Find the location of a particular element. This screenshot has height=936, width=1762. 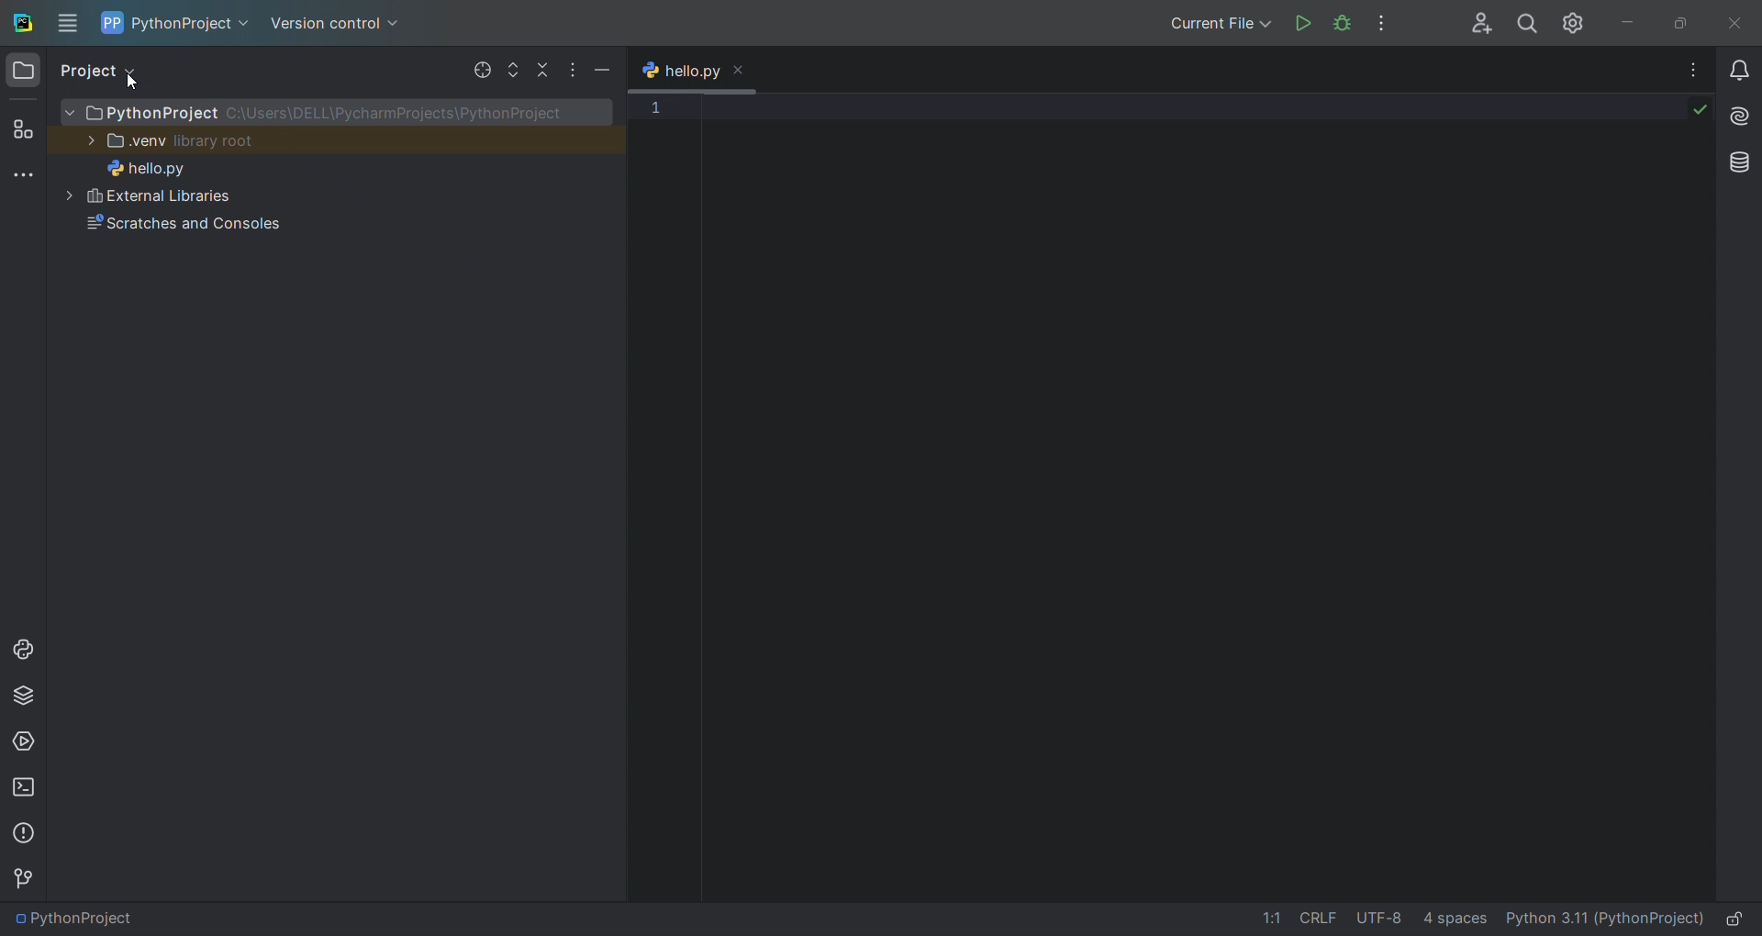

structure is located at coordinates (22, 127).